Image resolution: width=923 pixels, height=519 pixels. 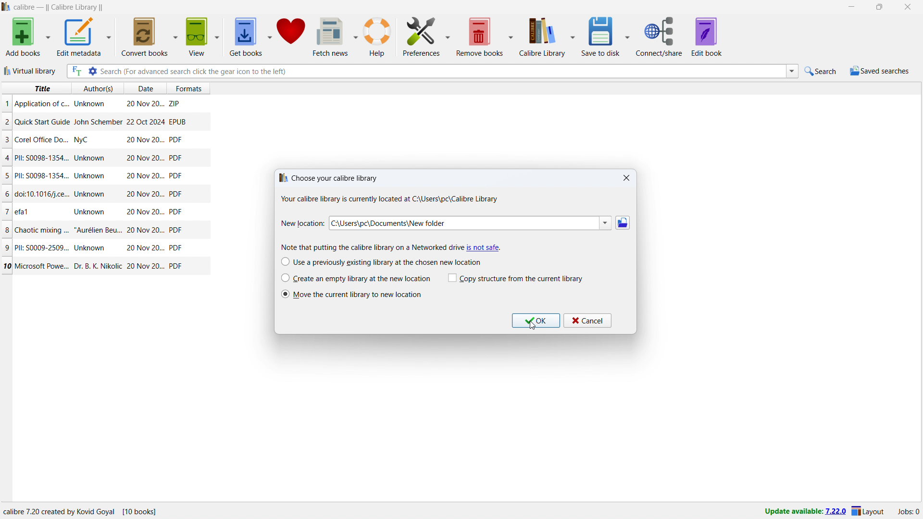 What do you see at coordinates (573, 37) in the screenshot?
I see `calibre library options` at bounding box center [573, 37].